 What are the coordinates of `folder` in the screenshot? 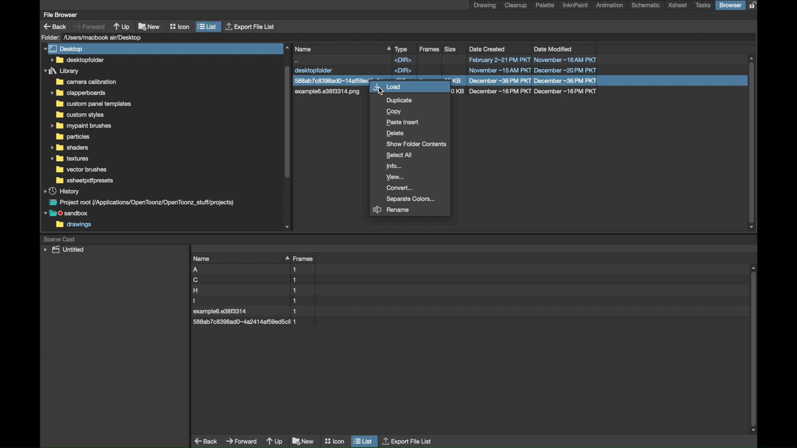 It's located at (95, 104).